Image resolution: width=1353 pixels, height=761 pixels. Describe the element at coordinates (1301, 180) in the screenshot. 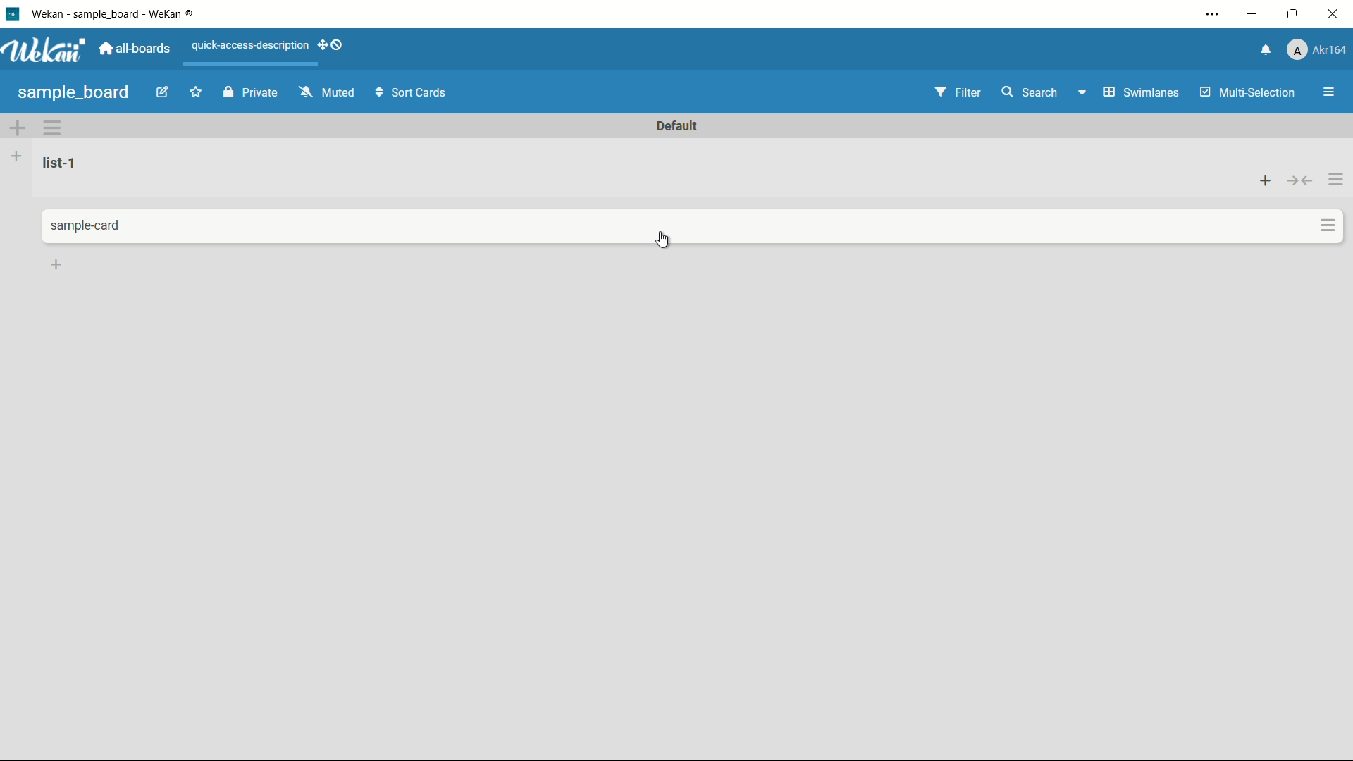

I see `collapse` at that location.